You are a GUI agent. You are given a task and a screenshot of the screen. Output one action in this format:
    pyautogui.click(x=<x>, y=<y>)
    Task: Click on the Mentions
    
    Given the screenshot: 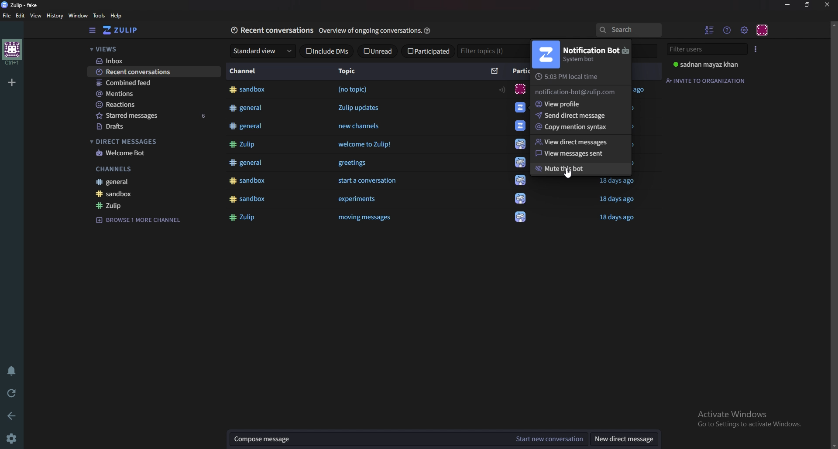 What is the action you would take?
    pyautogui.click(x=149, y=93)
    